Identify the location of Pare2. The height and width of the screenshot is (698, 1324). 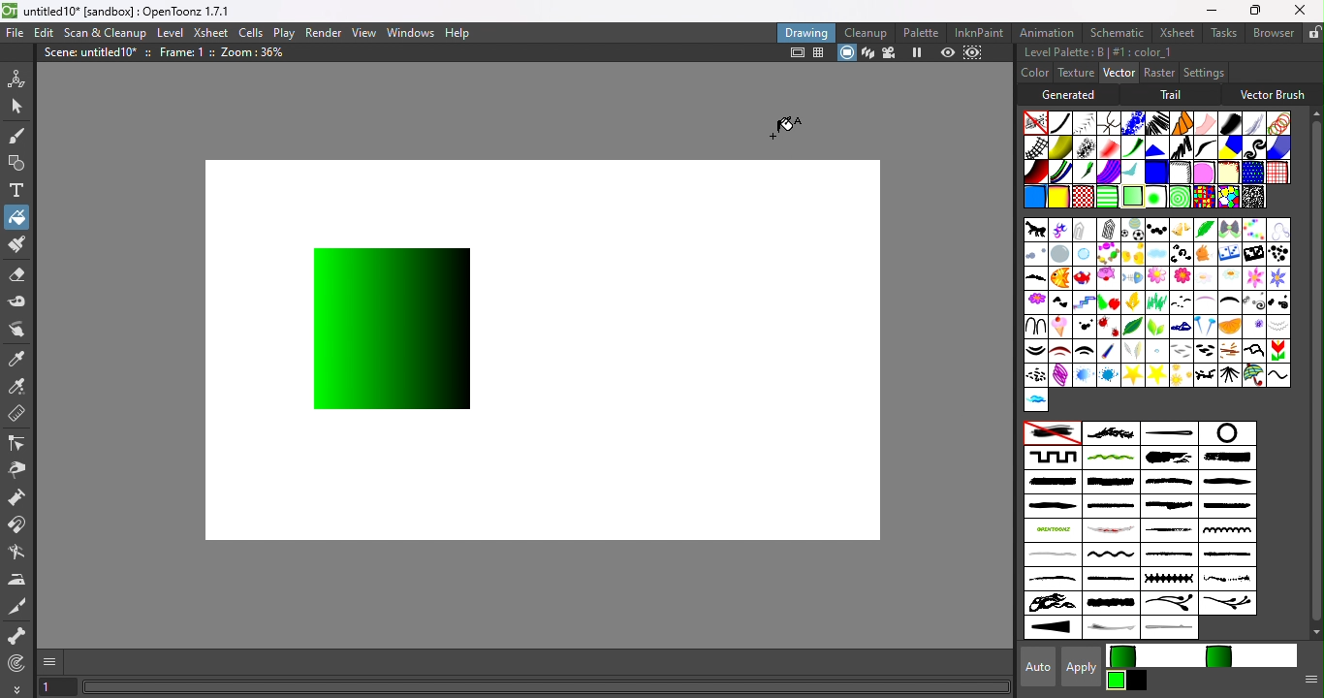
(1059, 351).